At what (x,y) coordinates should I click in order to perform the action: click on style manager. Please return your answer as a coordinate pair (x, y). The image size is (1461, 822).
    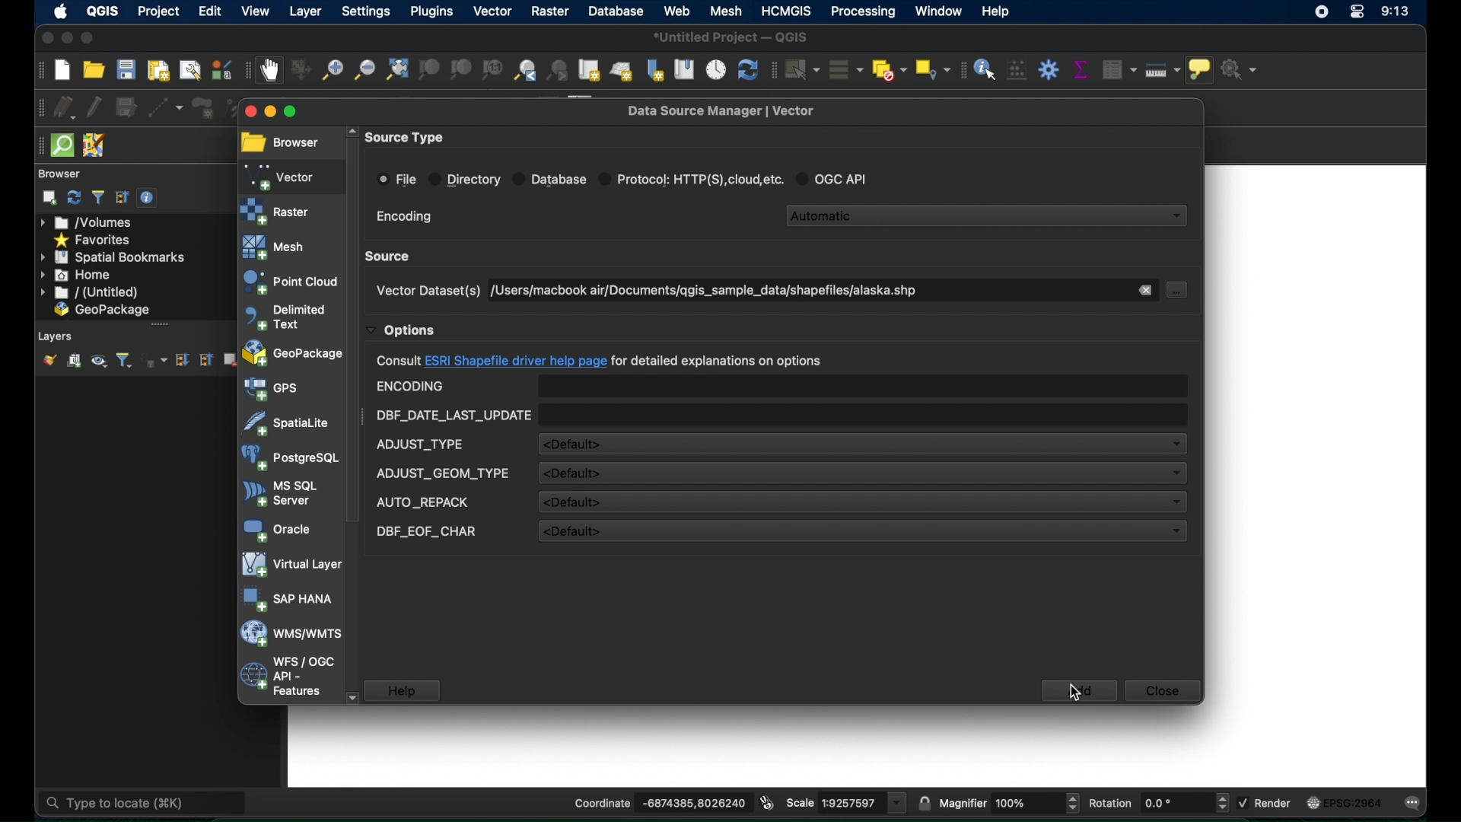
    Looking at the image, I should click on (221, 68).